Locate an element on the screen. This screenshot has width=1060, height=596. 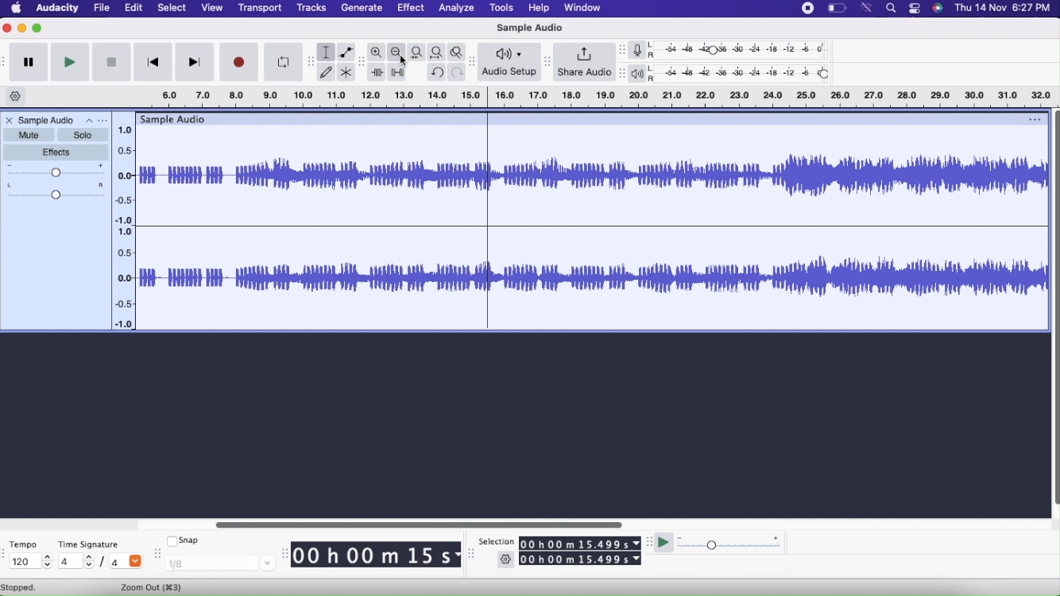
Skip to start is located at coordinates (153, 62).